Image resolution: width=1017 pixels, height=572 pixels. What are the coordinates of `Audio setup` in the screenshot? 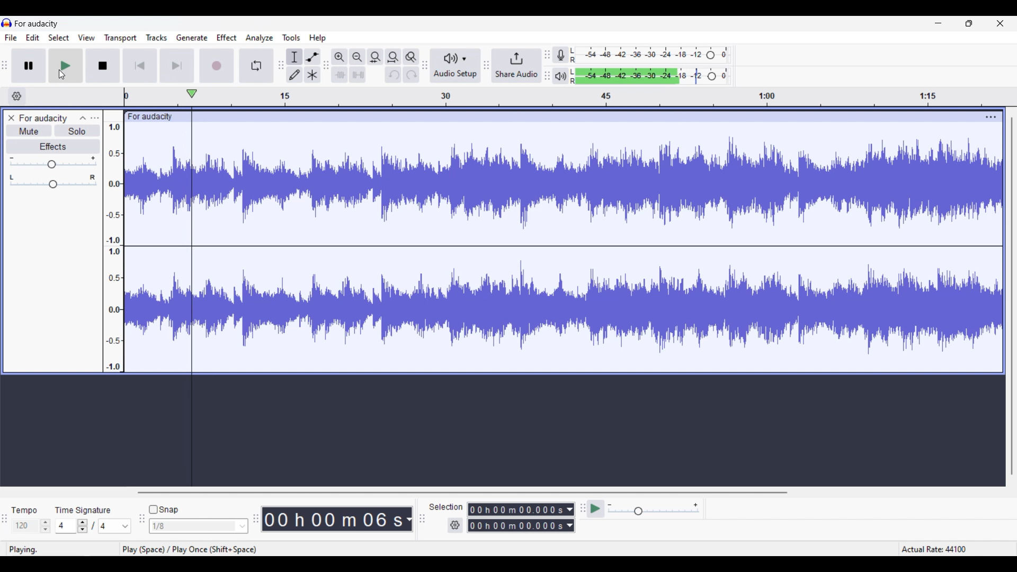 It's located at (456, 65).